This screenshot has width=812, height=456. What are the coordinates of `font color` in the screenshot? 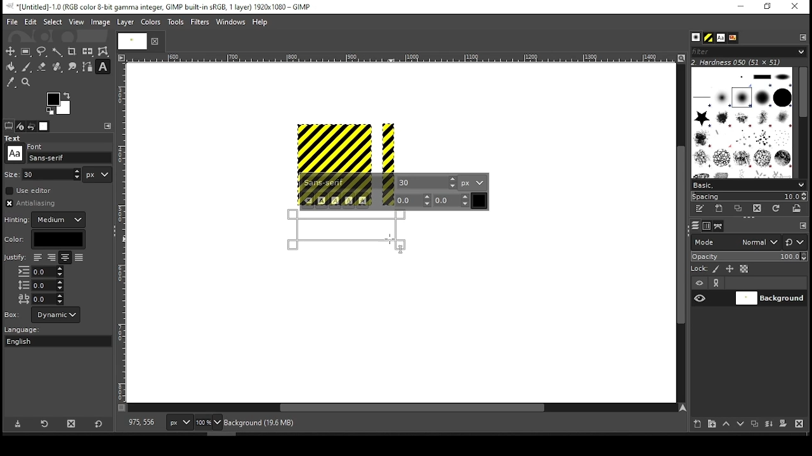 It's located at (480, 201).